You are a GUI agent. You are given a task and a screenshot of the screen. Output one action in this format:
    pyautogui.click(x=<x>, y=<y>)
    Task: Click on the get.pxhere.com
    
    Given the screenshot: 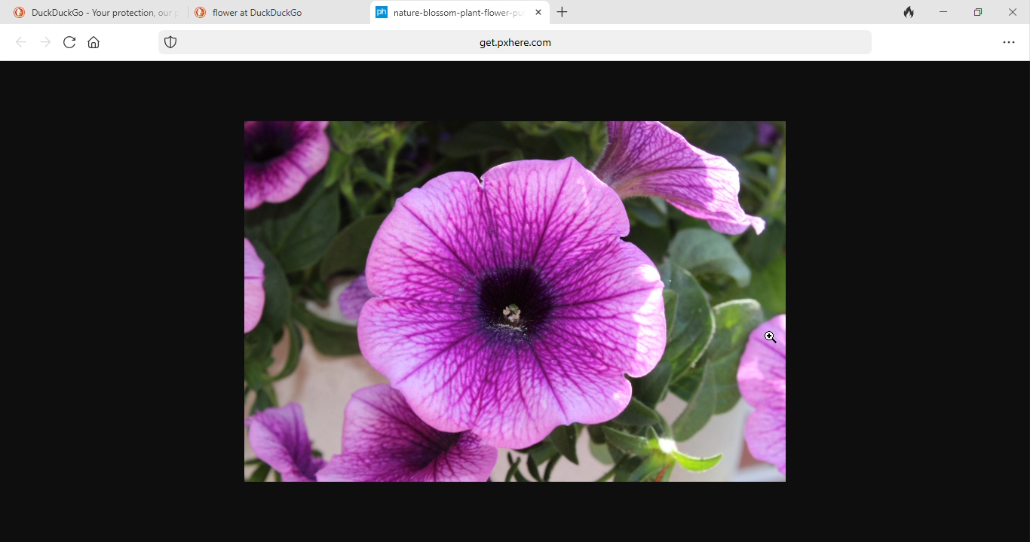 What is the action you would take?
    pyautogui.click(x=493, y=45)
    